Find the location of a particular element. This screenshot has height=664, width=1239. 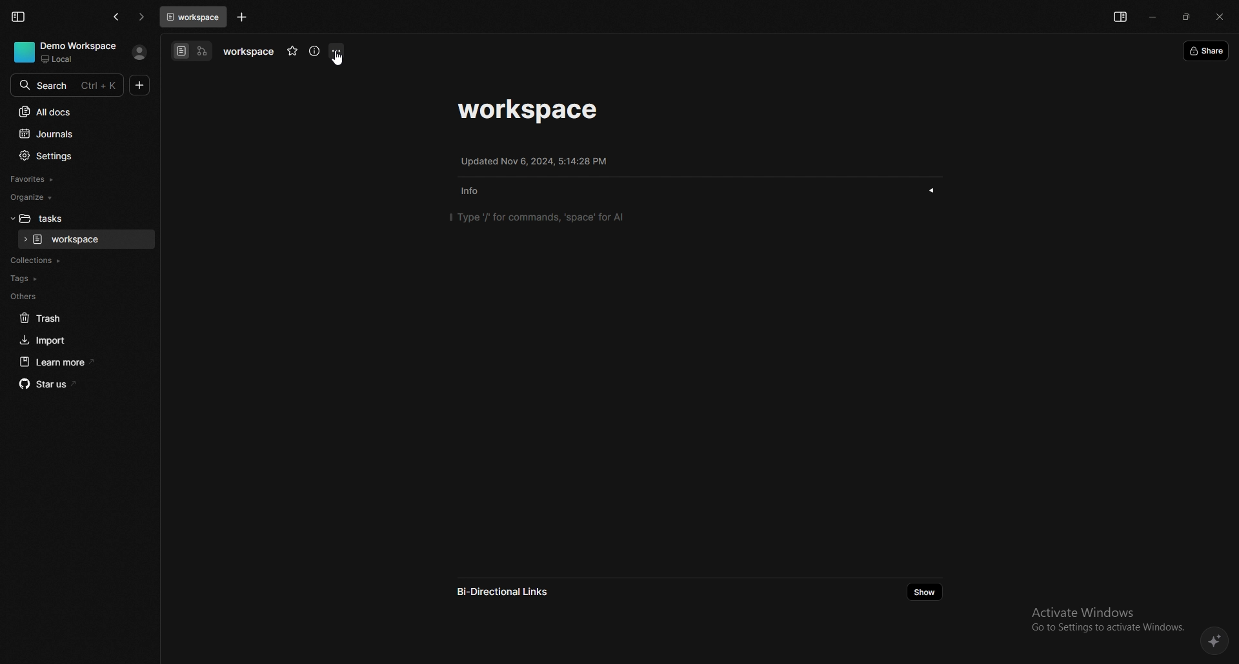

others is located at coordinates (73, 297).